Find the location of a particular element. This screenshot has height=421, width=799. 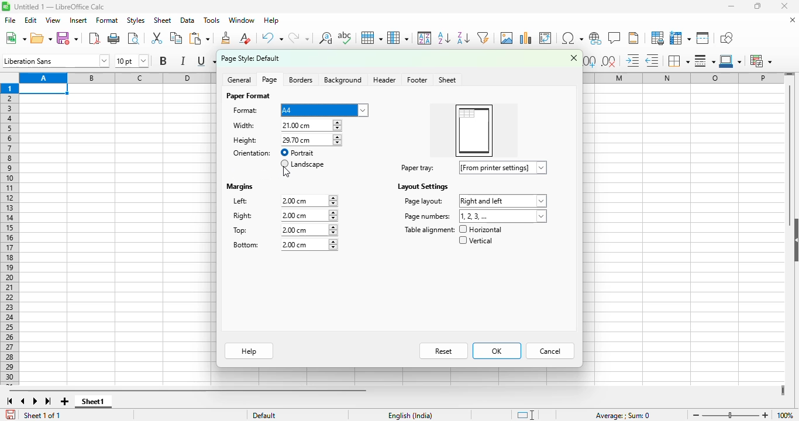

close is located at coordinates (784, 6).